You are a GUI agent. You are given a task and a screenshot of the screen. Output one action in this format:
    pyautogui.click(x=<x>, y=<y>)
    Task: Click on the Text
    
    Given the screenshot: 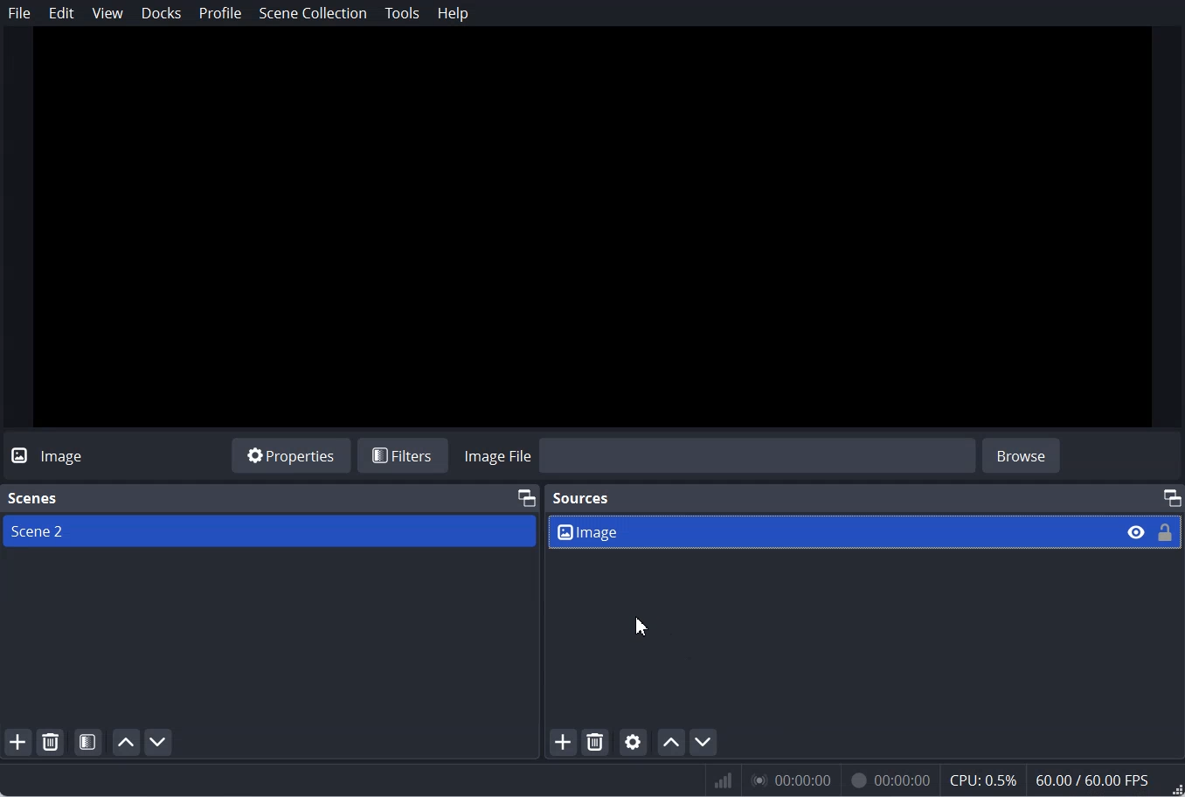 What is the action you would take?
    pyautogui.click(x=75, y=455)
    